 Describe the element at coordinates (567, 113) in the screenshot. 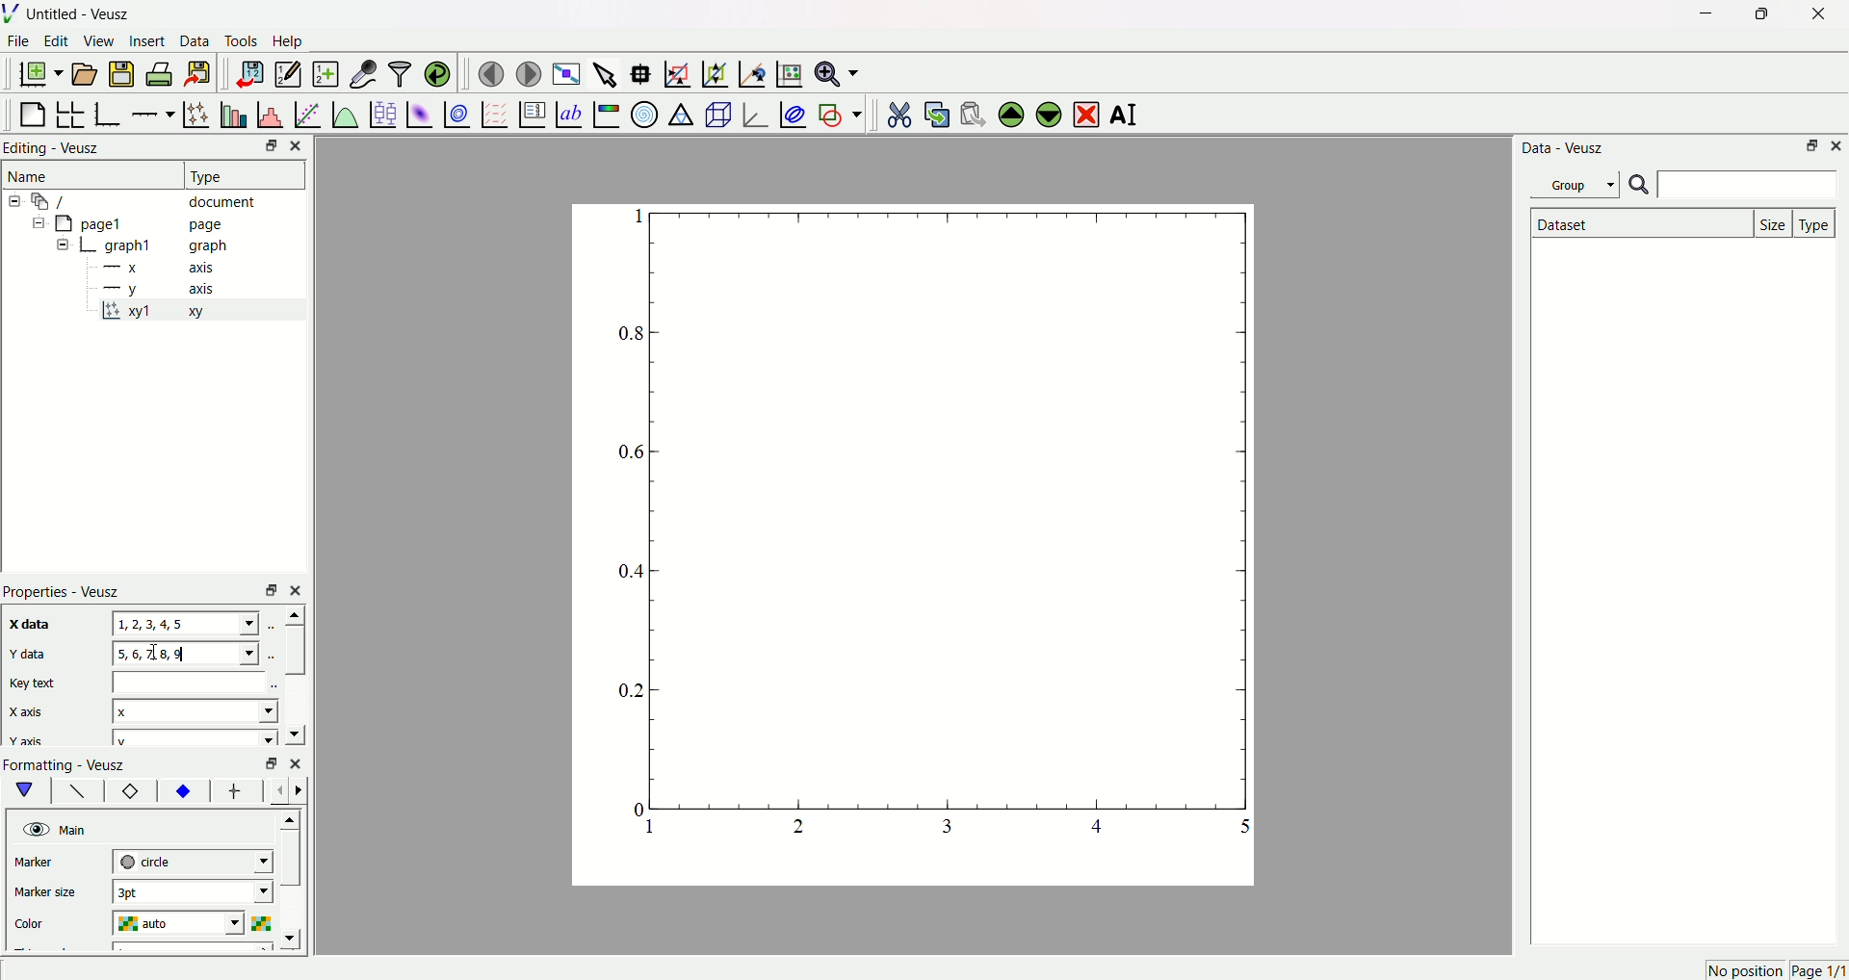

I see `text label` at that location.